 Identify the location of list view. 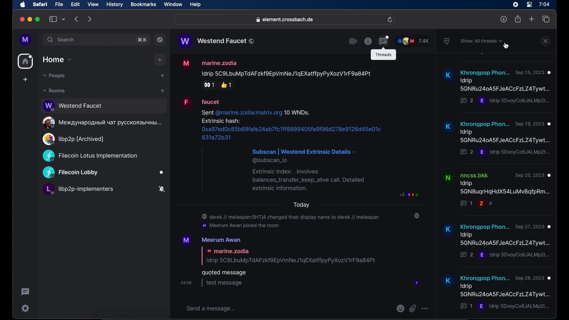
(447, 41).